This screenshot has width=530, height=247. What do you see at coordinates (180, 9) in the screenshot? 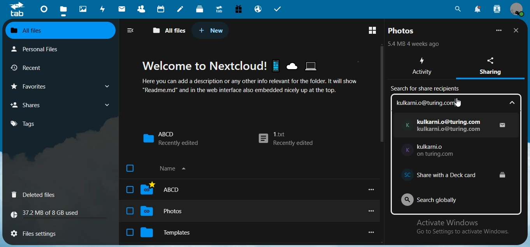
I see `notes` at bounding box center [180, 9].